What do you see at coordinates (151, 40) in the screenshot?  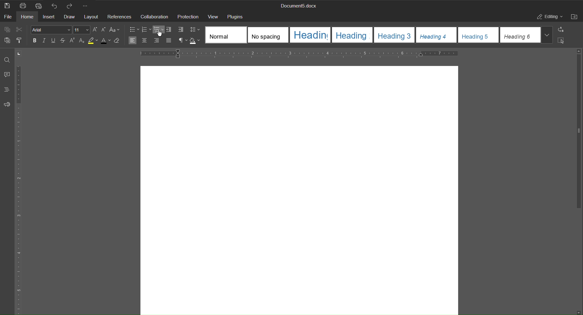 I see `Alignment` at bounding box center [151, 40].